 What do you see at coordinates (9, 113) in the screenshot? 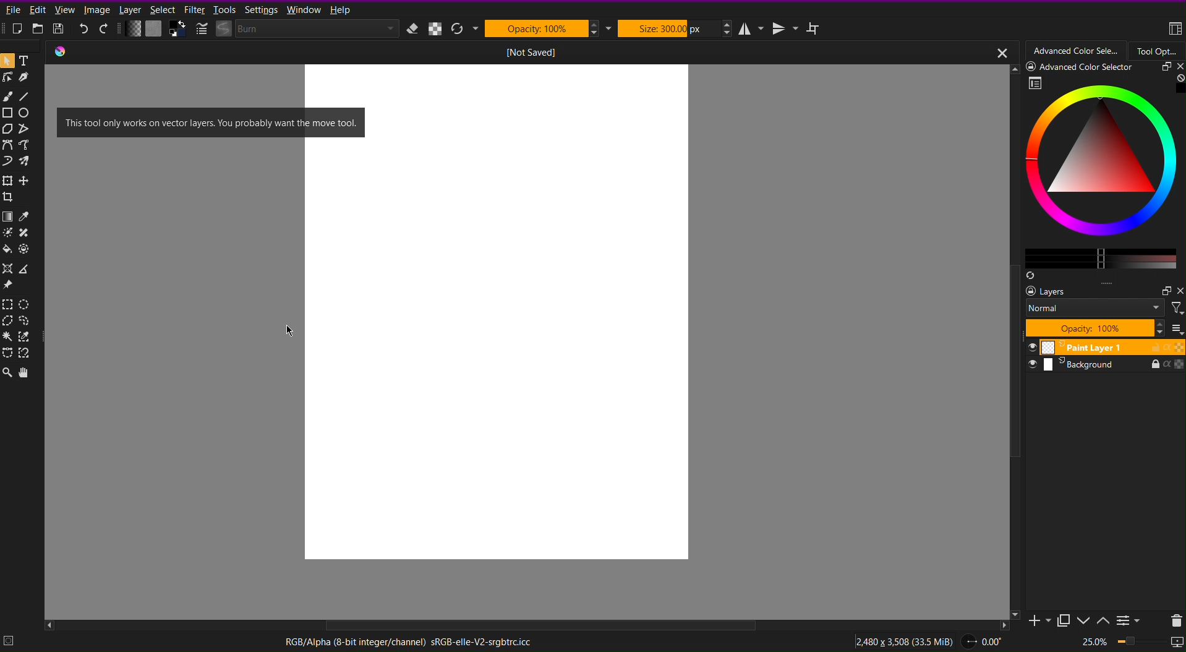
I see `Square` at bounding box center [9, 113].